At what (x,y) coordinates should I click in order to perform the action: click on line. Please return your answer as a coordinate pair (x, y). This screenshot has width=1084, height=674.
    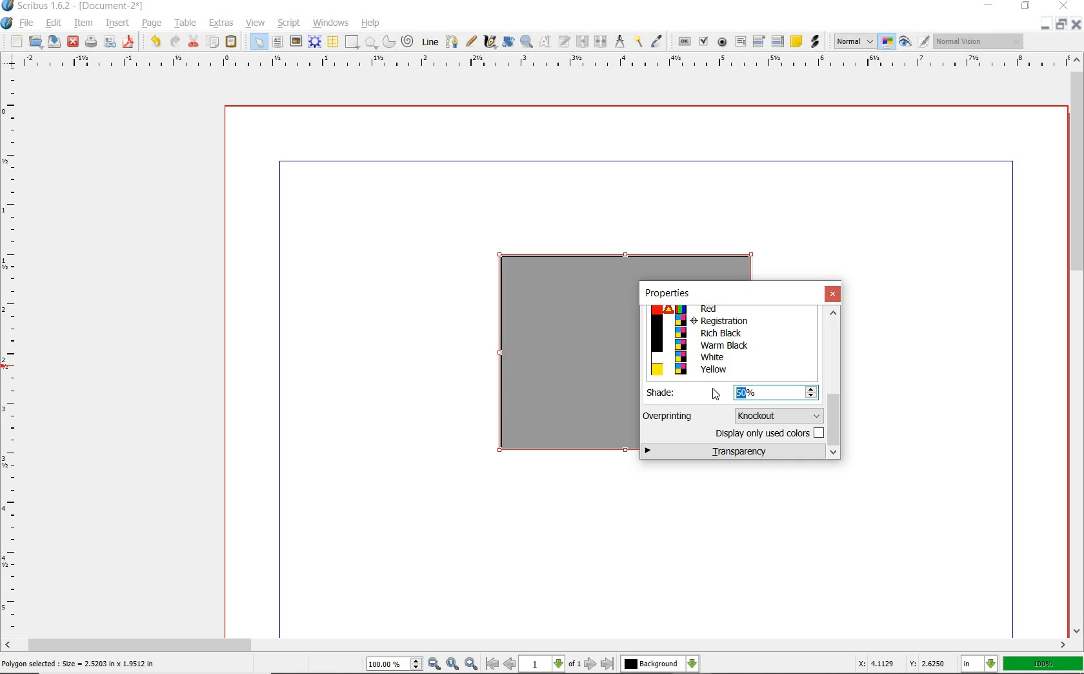
    Looking at the image, I should click on (430, 41).